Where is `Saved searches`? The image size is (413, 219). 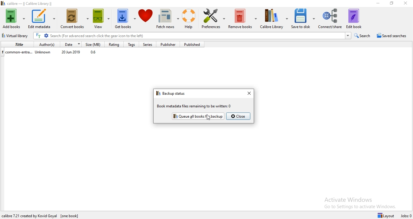 Saved searches is located at coordinates (393, 36).